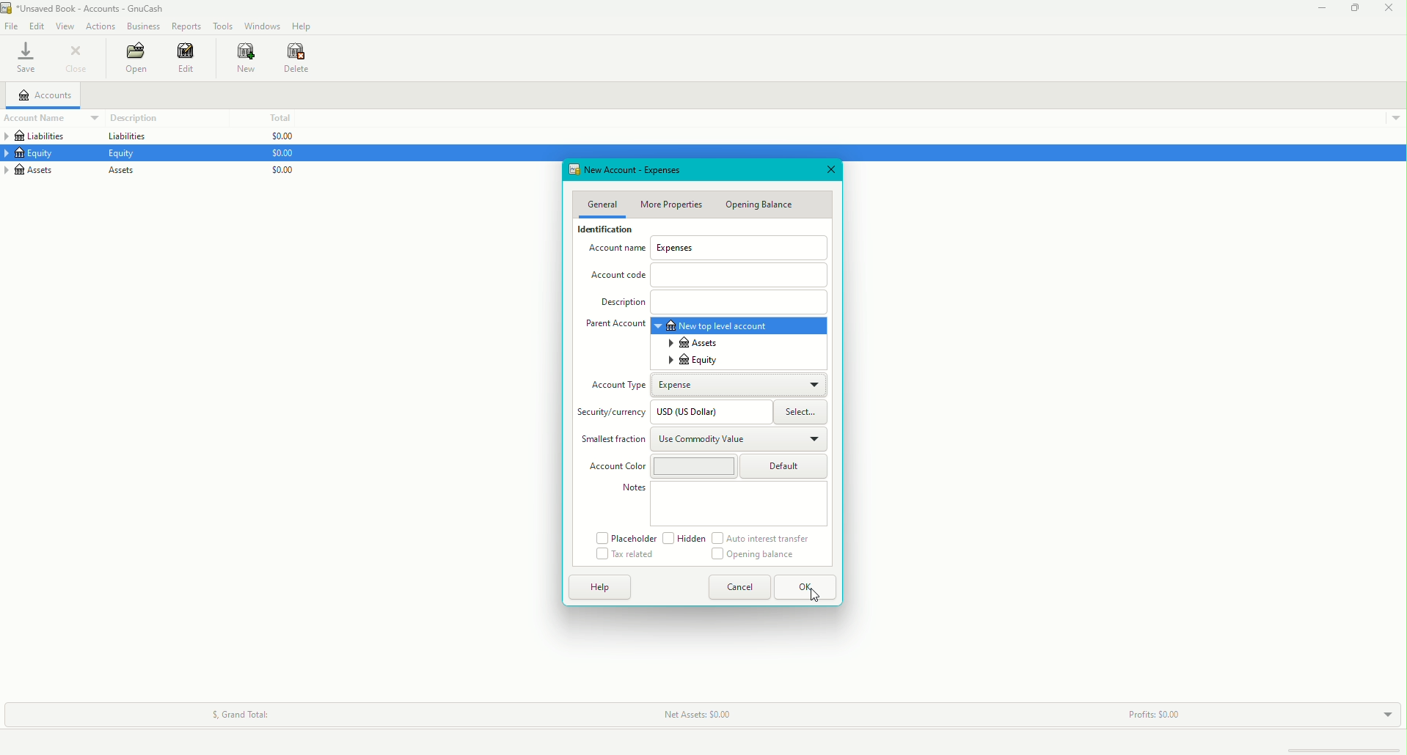 Image resolution: width=1407 pixels, height=755 pixels. I want to click on Hidden, so click(685, 540).